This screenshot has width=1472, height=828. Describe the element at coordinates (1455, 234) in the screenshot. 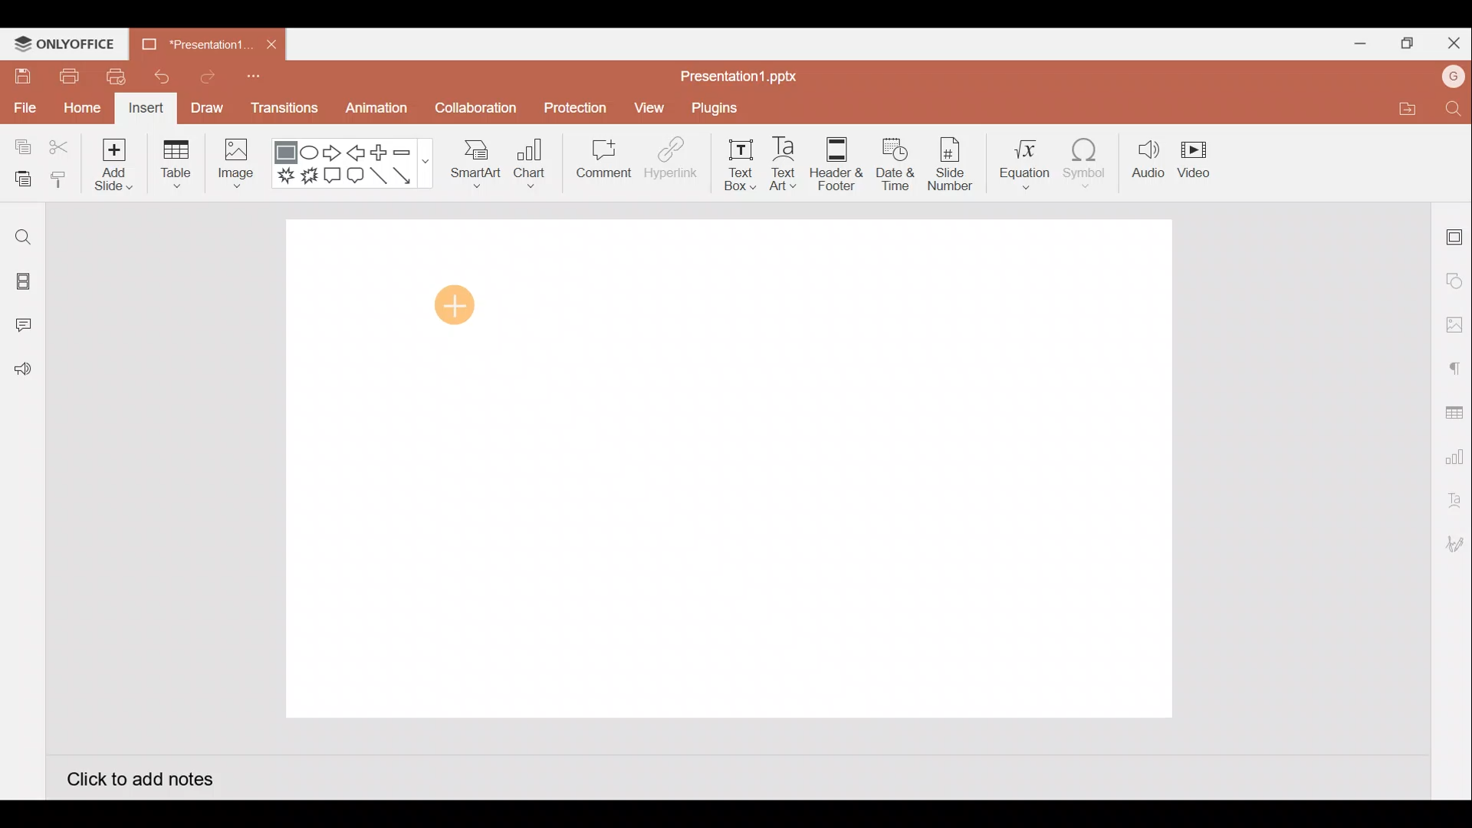

I see `Slide settings` at that location.